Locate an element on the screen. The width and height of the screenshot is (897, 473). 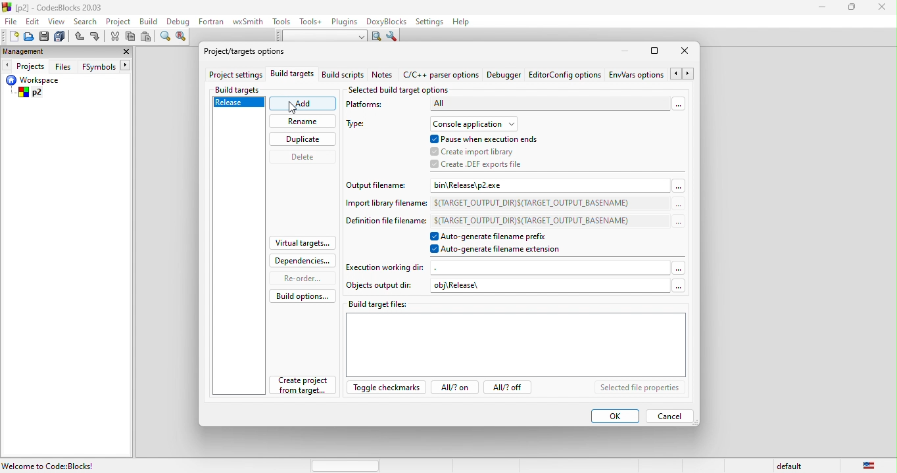
all? on is located at coordinates (457, 388).